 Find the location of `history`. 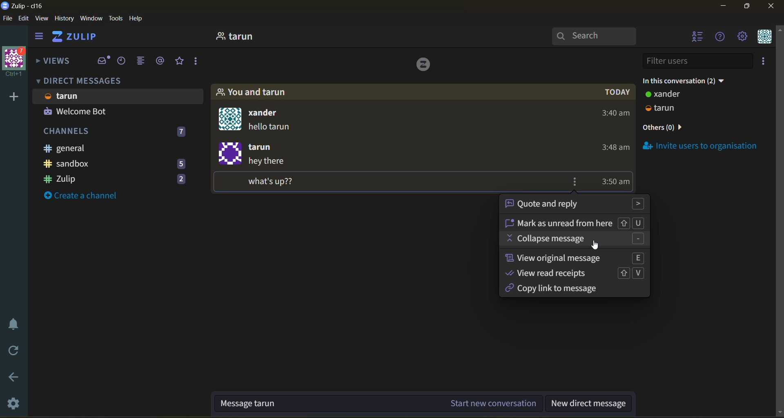

history is located at coordinates (64, 19).